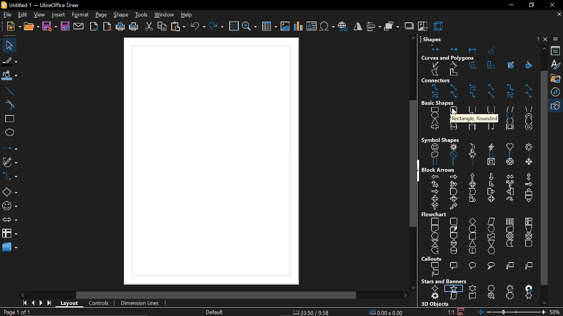 The height and width of the screenshot is (316, 563). Describe the element at coordinates (386, 312) in the screenshot. I see `position` at that location.